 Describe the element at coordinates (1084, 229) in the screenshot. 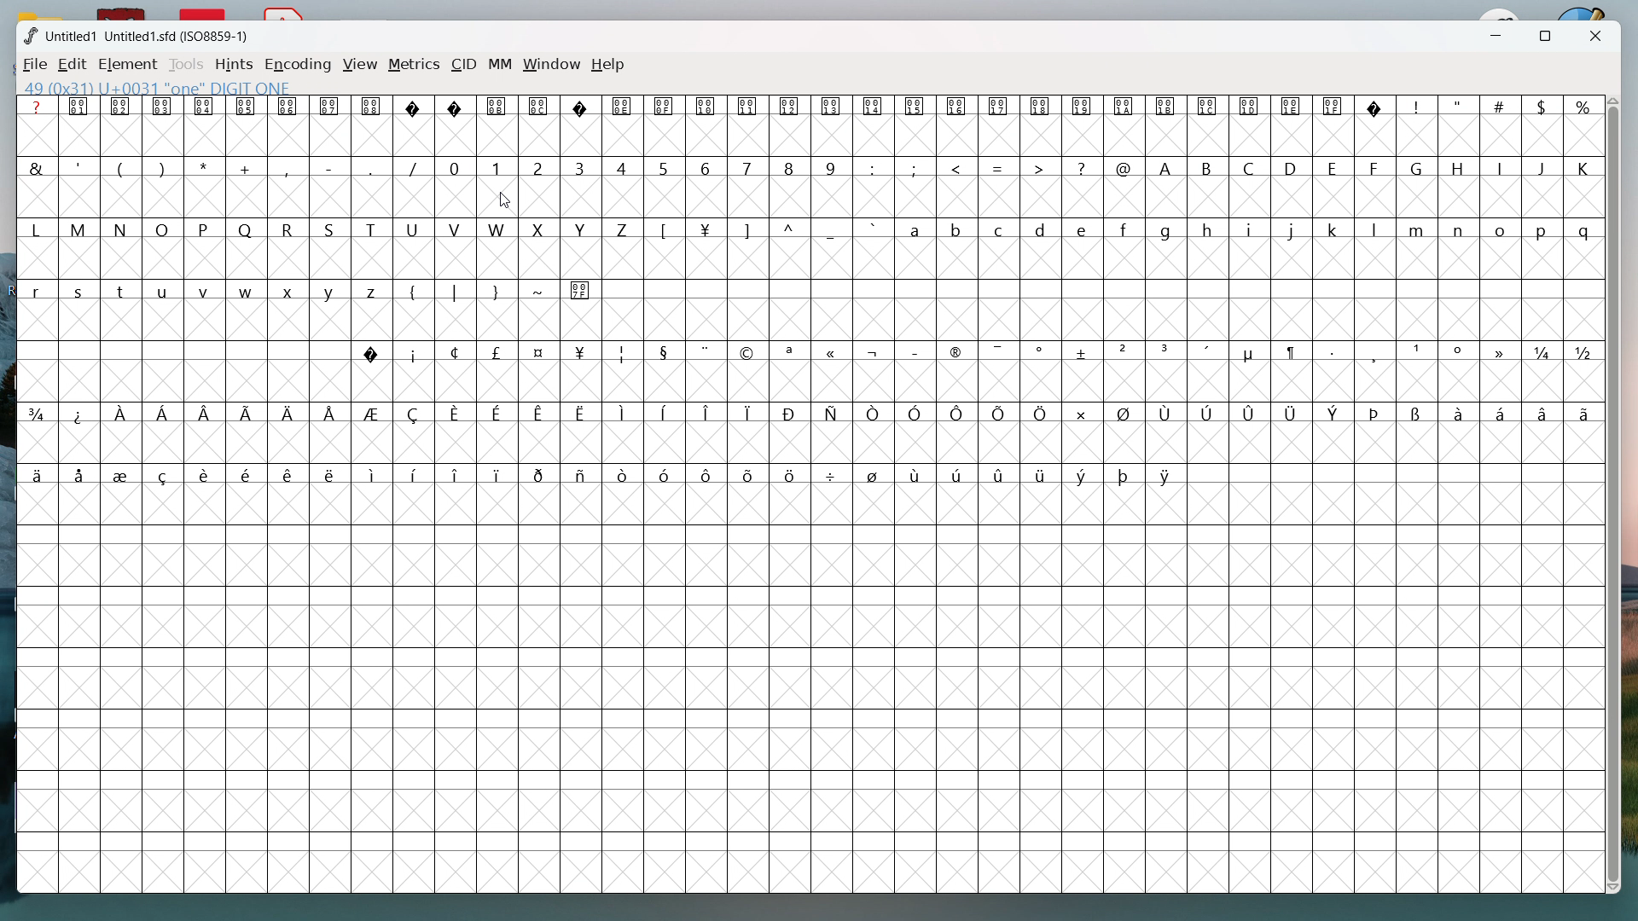

I see `e` at that location.